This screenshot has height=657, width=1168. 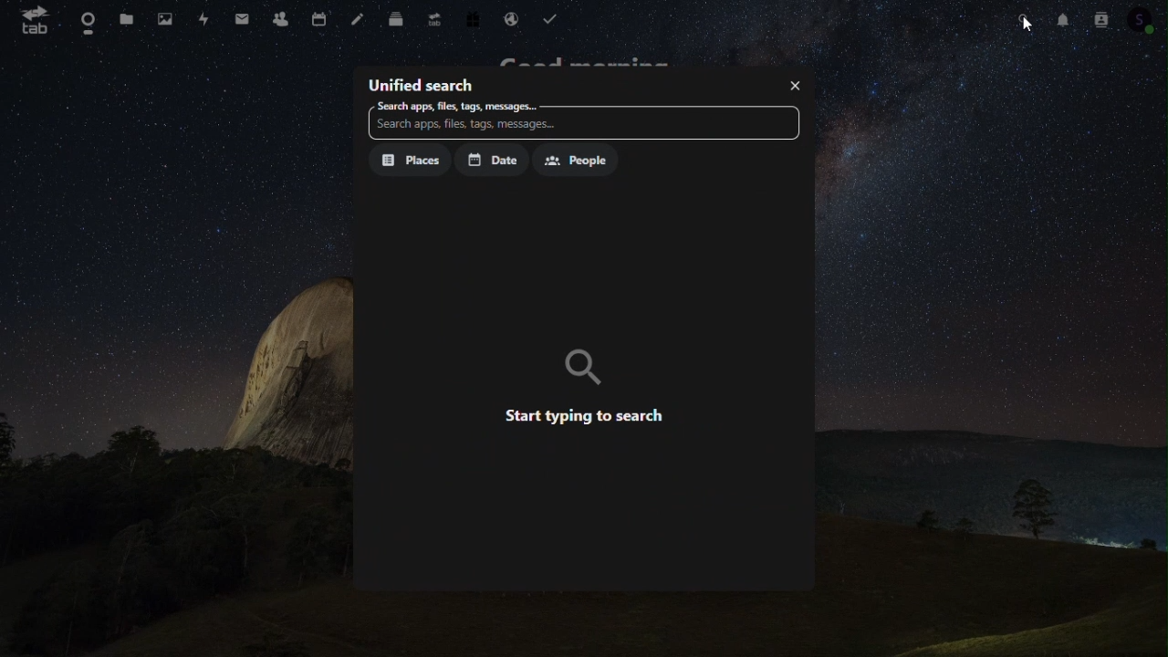 I want to click on Contacts, so click(x=1099, y=18).